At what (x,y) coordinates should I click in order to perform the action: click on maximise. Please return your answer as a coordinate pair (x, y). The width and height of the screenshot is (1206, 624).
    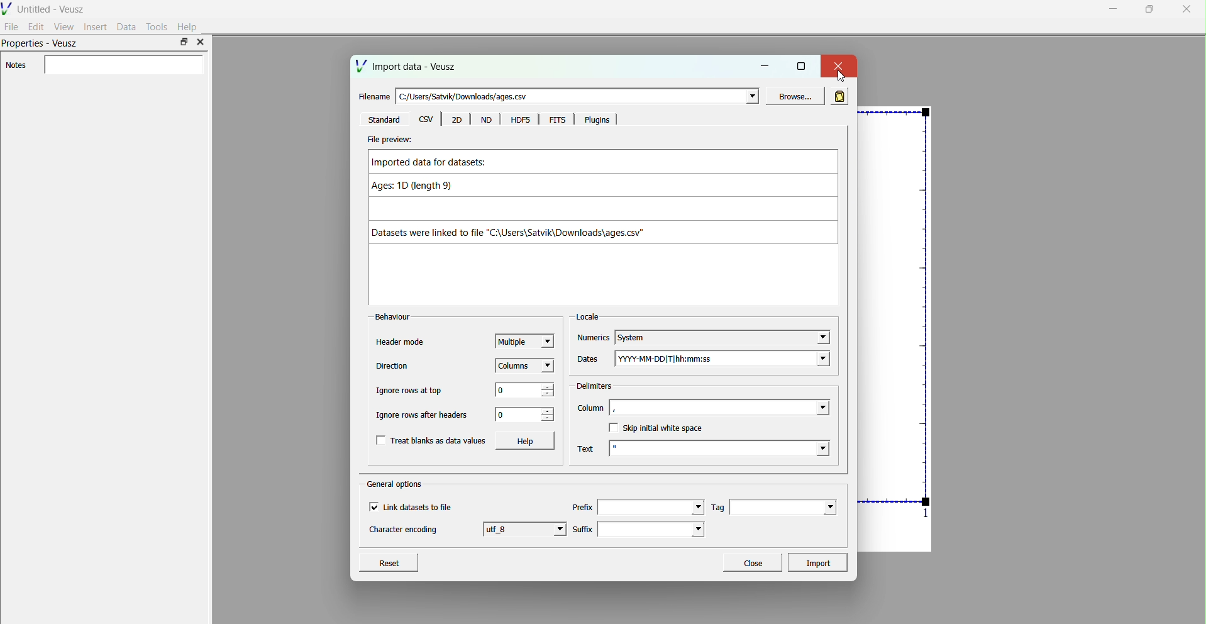
    Looking at the image, I should click on (1147, 9).